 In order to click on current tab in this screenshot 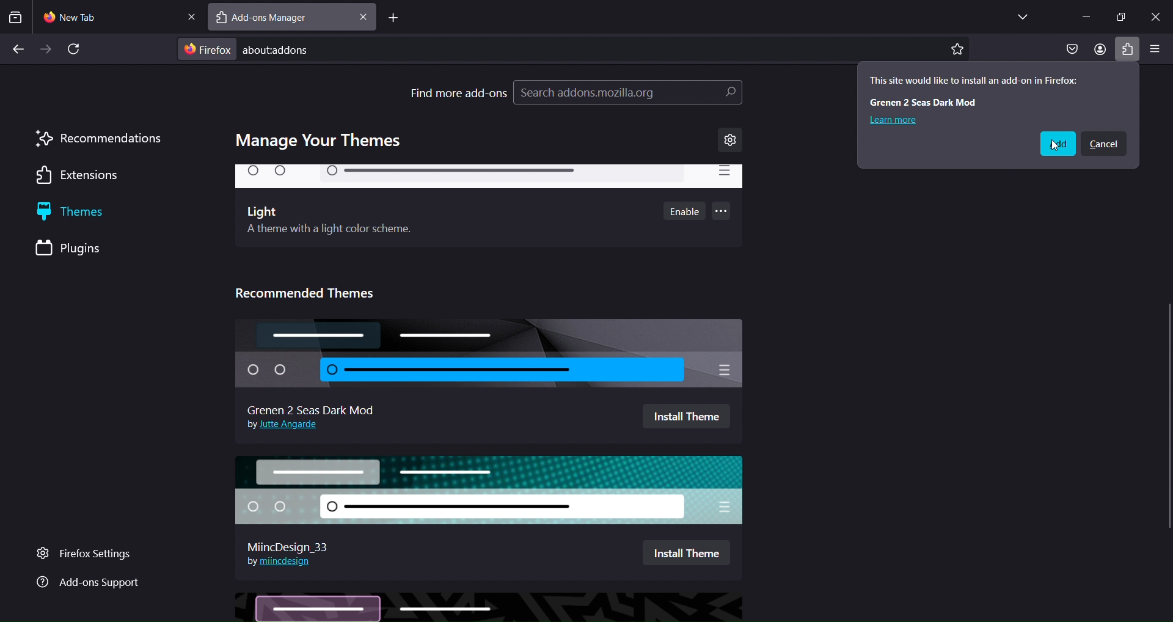, I will do `click(84, 17)`.